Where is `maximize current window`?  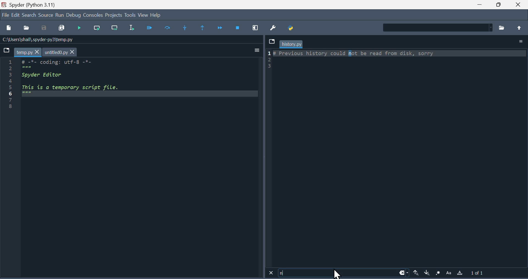 maximize current window is located at coordinates (257, 27).